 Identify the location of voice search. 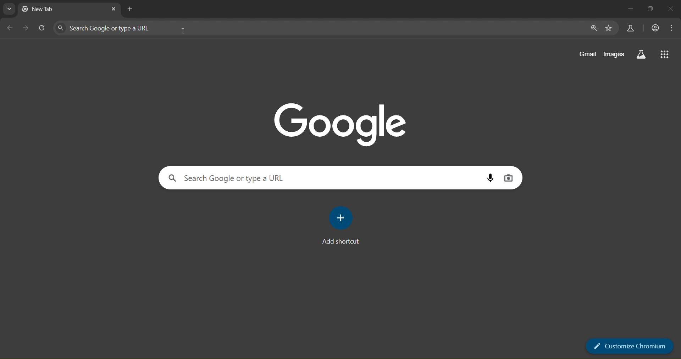
(492, 177).